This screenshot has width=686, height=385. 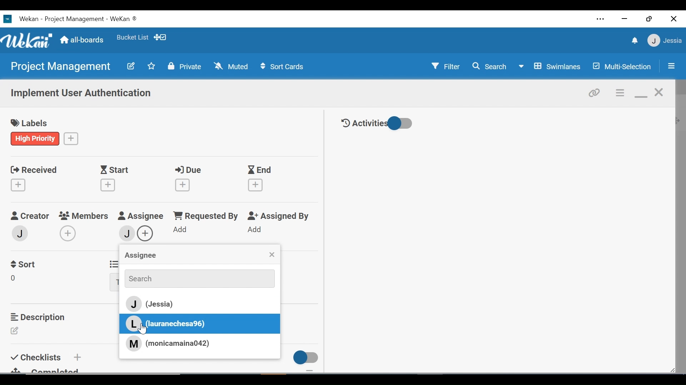 What do you see at coordinates (281, 67) in the screenshot?
I see `Sort Cards` at bounding box center [281, 67].